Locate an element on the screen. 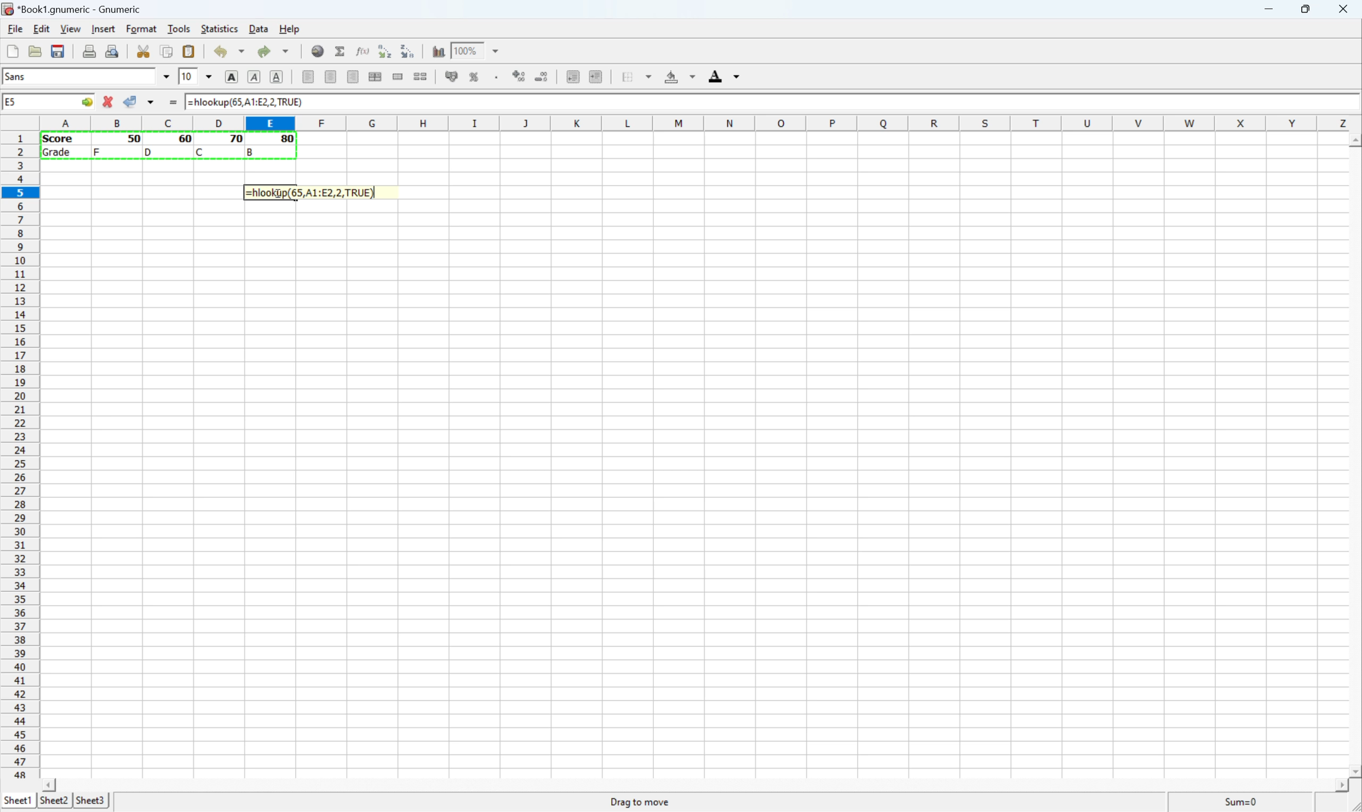  Insert is located at coordinates (102, 30).